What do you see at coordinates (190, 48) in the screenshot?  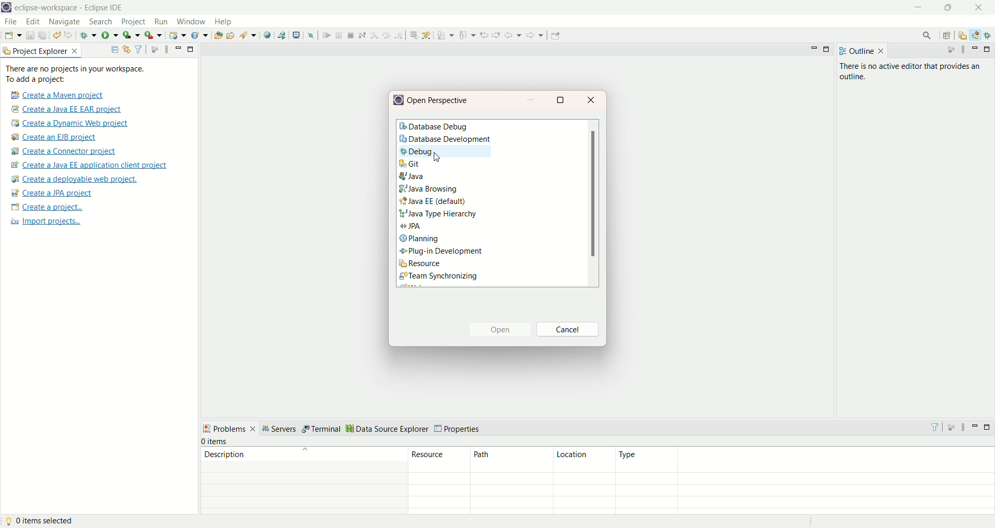 I see `maximize` at bounding box center [190, 48].